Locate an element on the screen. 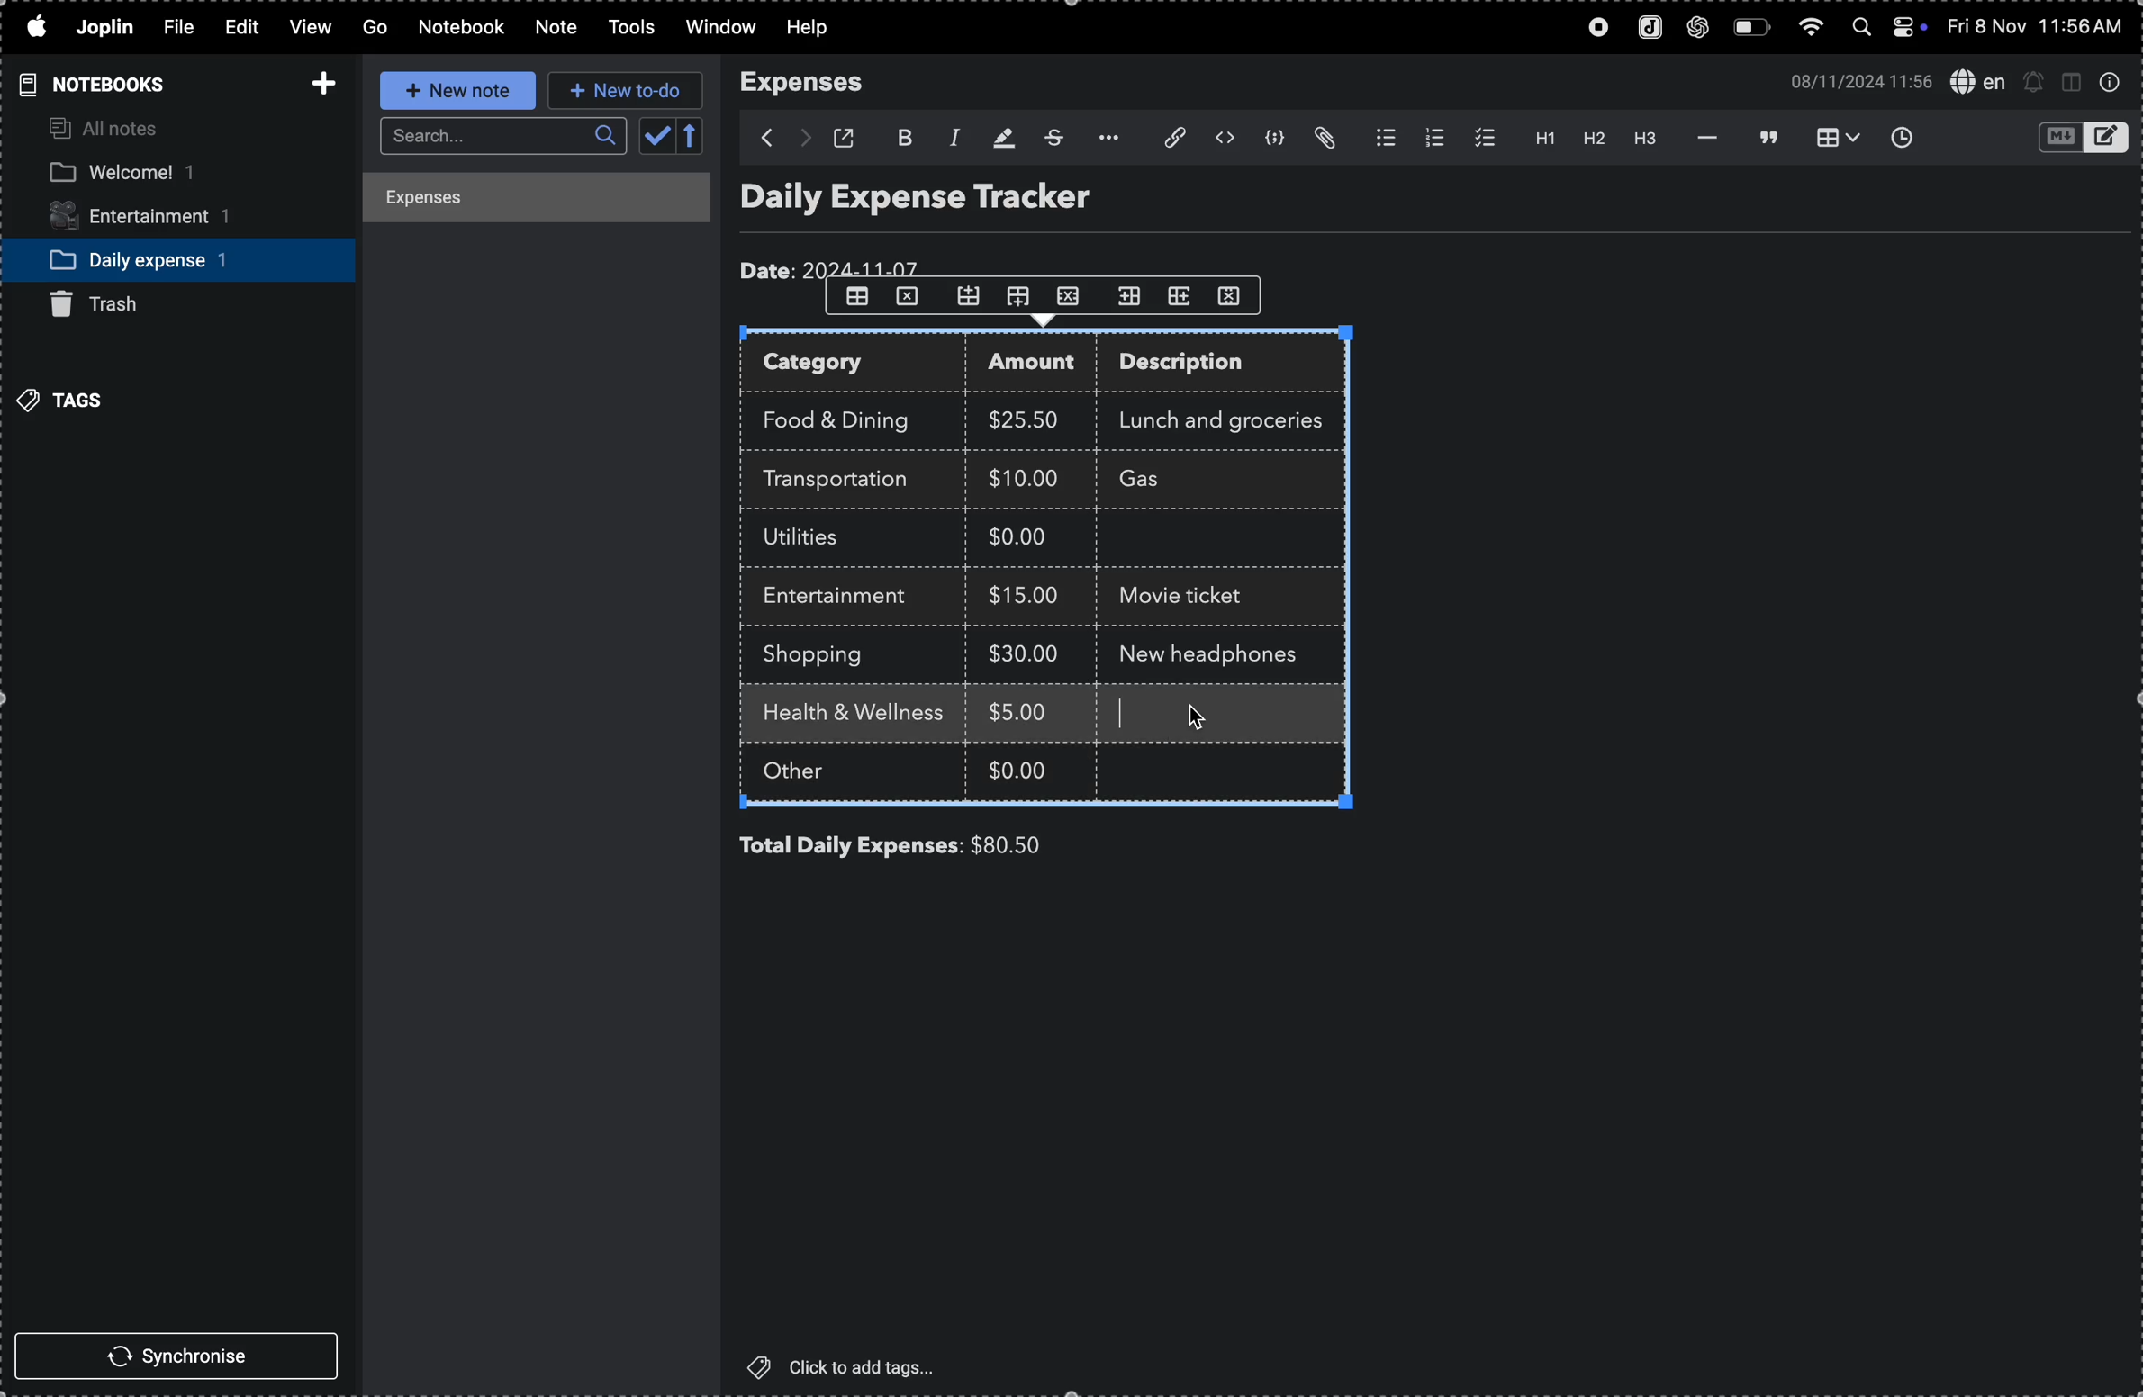  entertainment is located at coordinates (845, 597).